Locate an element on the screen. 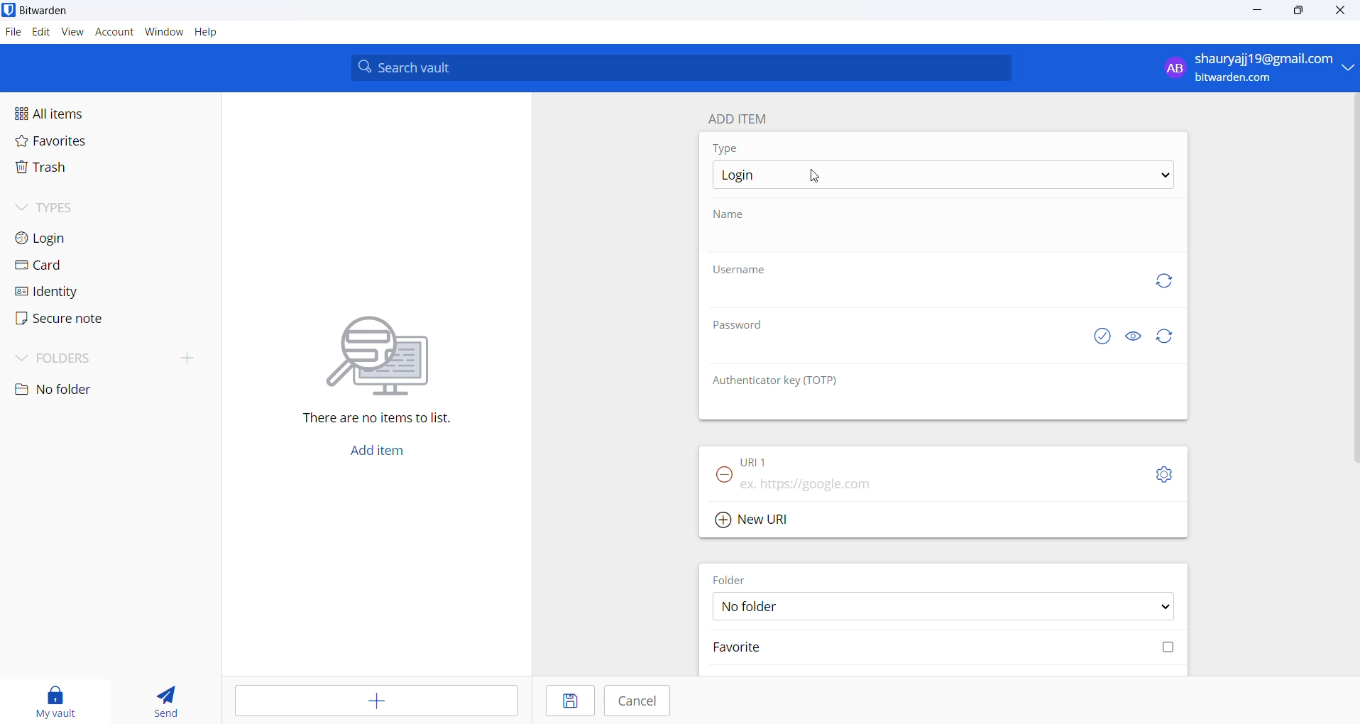 Image resolution: width=1360 pixels, height=724 pixels. name textbox is located at coordinates (940, 243).